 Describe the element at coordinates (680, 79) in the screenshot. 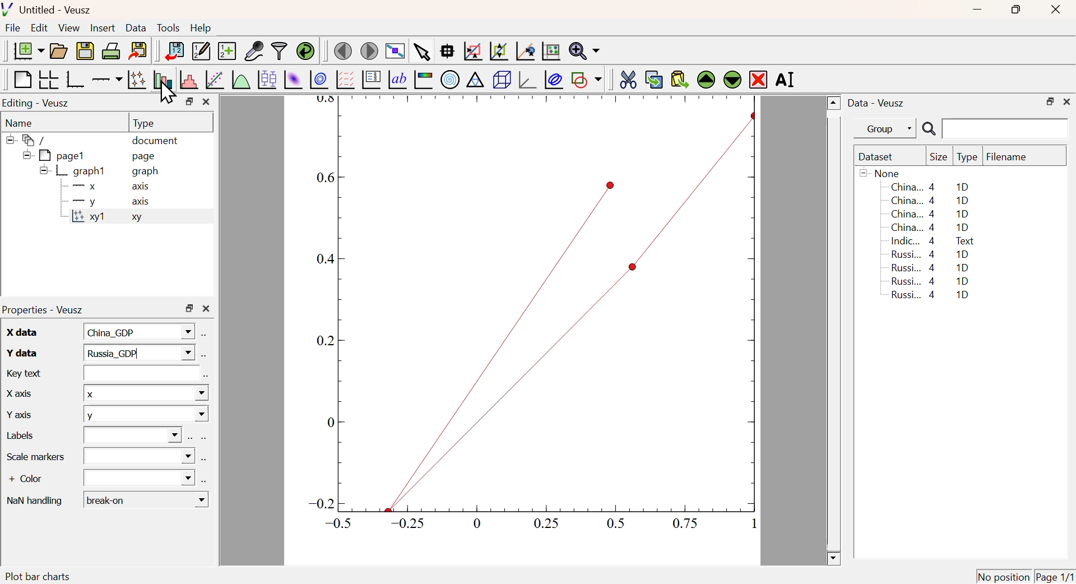

I see `Paste from Clipboard` at that location.